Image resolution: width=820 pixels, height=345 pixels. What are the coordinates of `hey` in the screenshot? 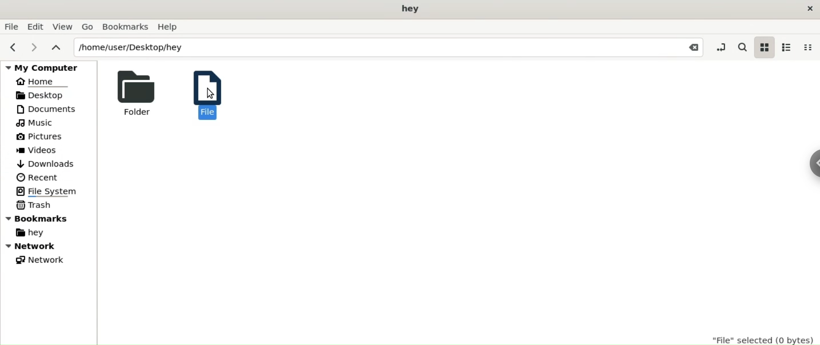 It's located at (27, 232).